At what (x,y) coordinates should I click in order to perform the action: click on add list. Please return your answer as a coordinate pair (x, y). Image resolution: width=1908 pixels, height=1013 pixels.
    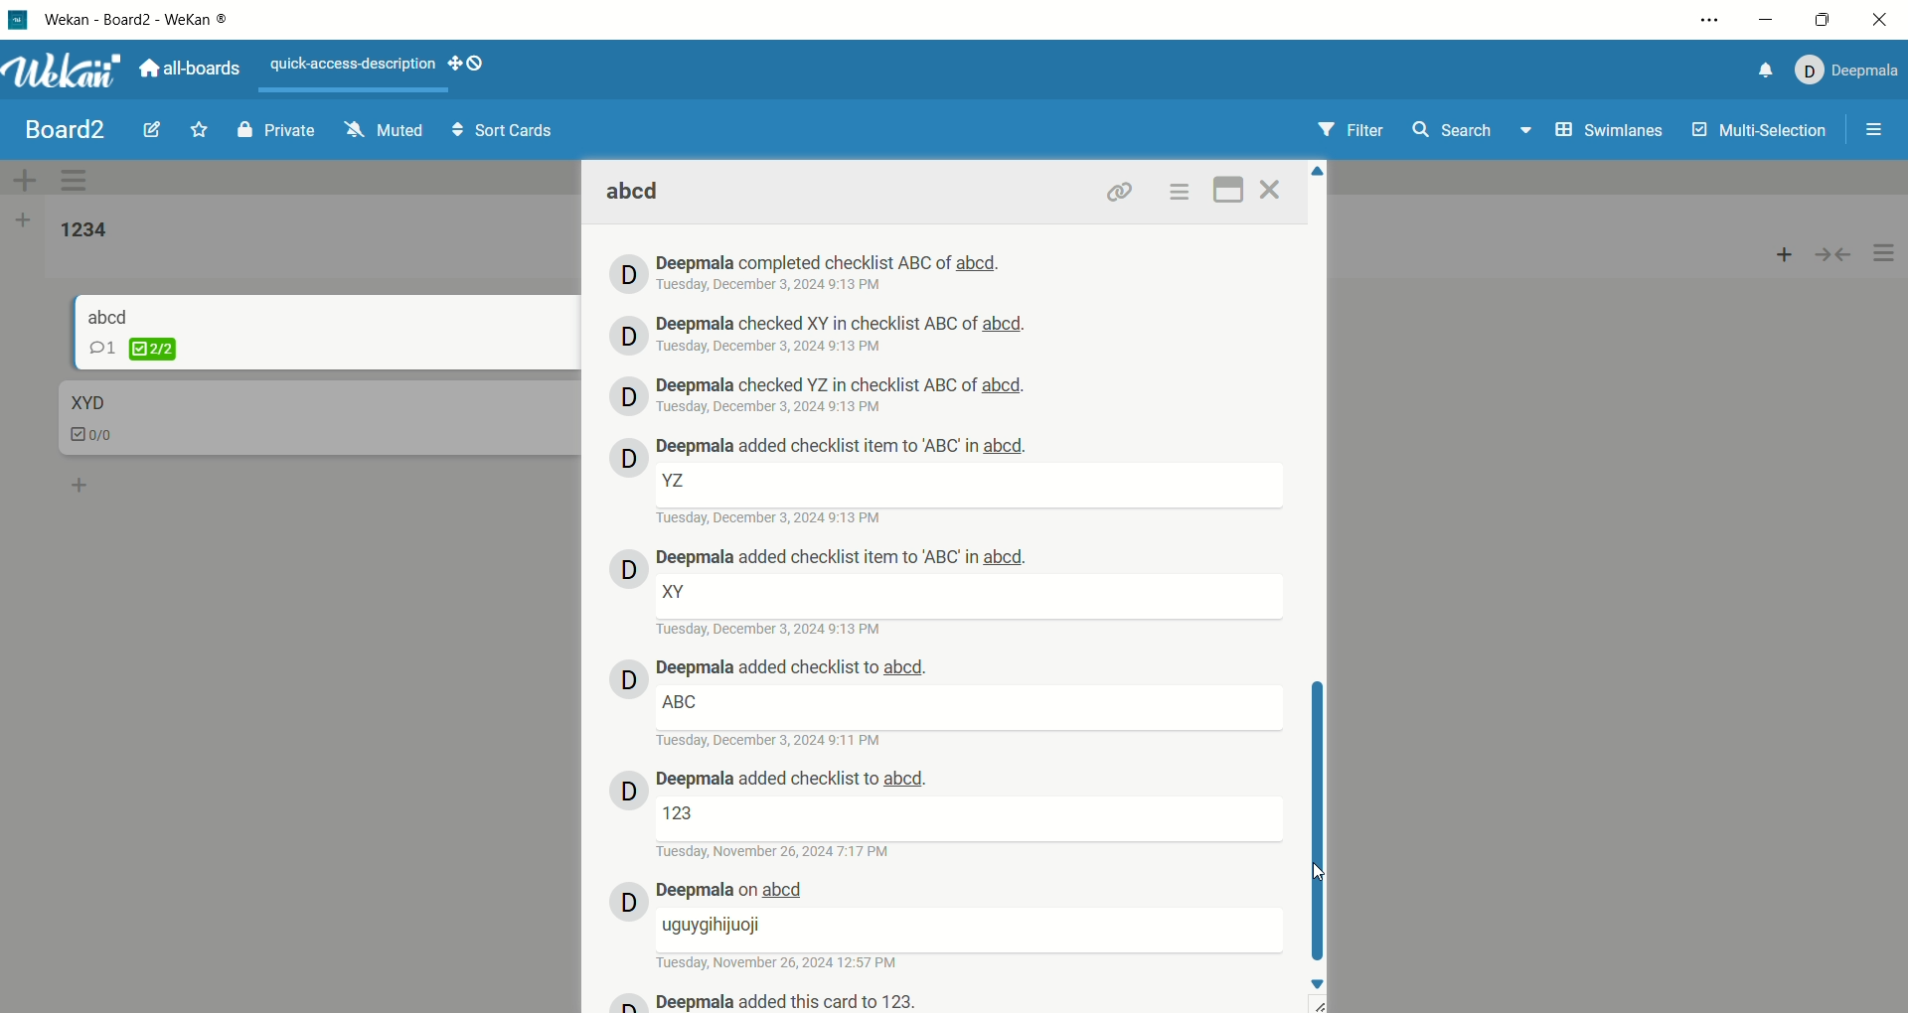
    Looking at the image, I should click on (23, 223).